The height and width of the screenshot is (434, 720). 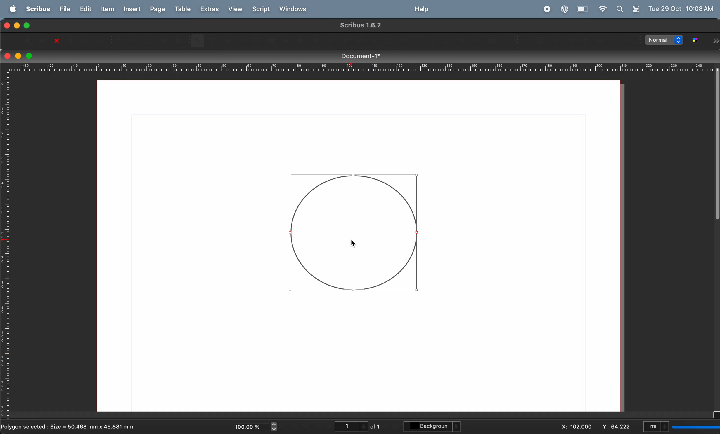 I want to click on scribble version, so click(x=360, y=25).